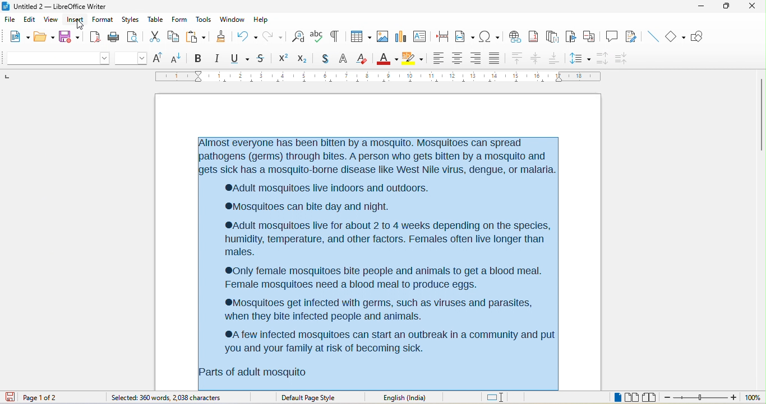 The image size is (766, 404). Describe the element at coordinates (570, 38) in the screenshot. I see `bookmark` at that location.